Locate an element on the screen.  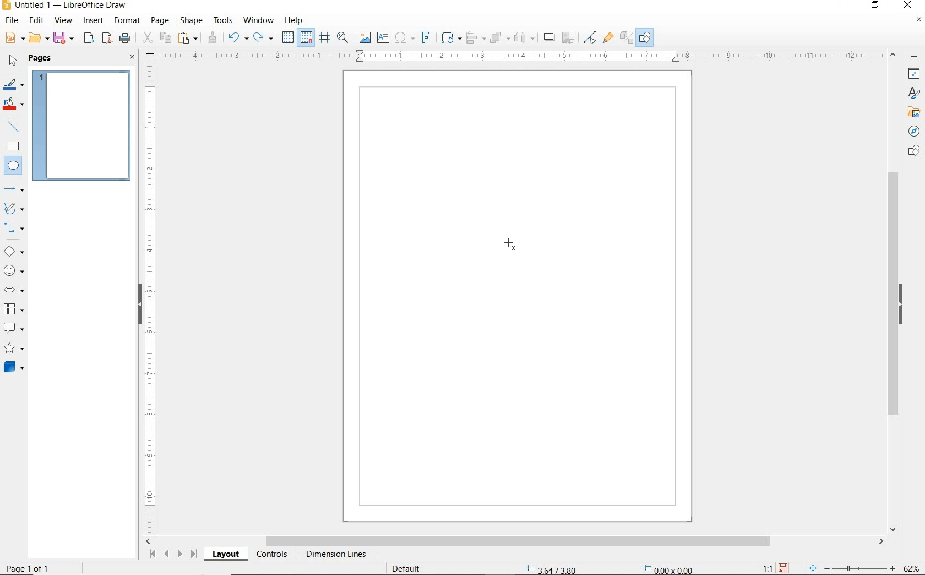
DEFAULT is located at coordinates (410, 567).